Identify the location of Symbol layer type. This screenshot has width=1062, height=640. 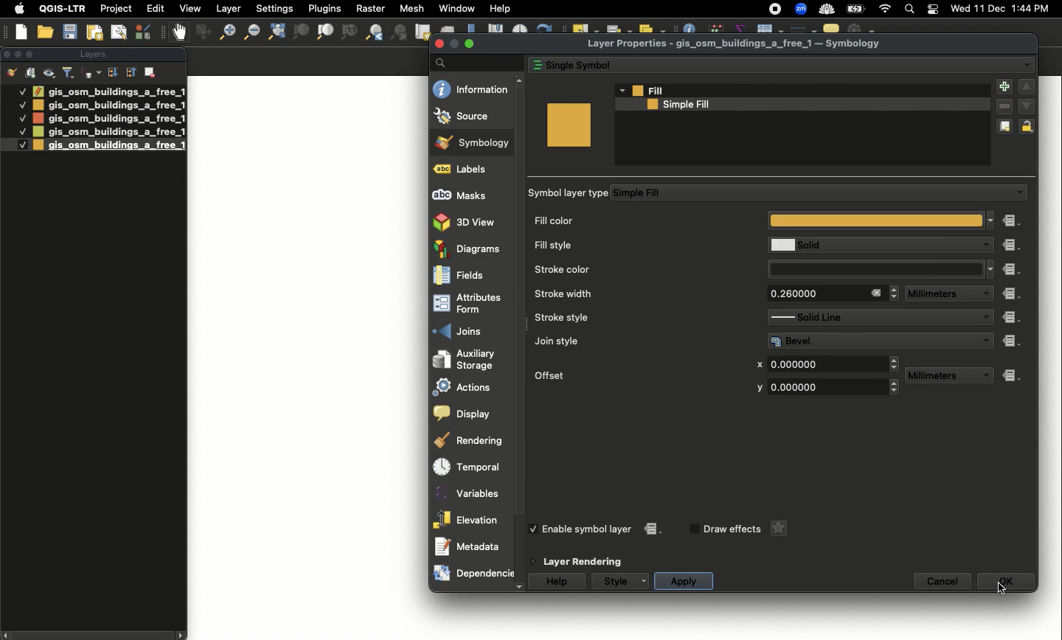
(570, 193).